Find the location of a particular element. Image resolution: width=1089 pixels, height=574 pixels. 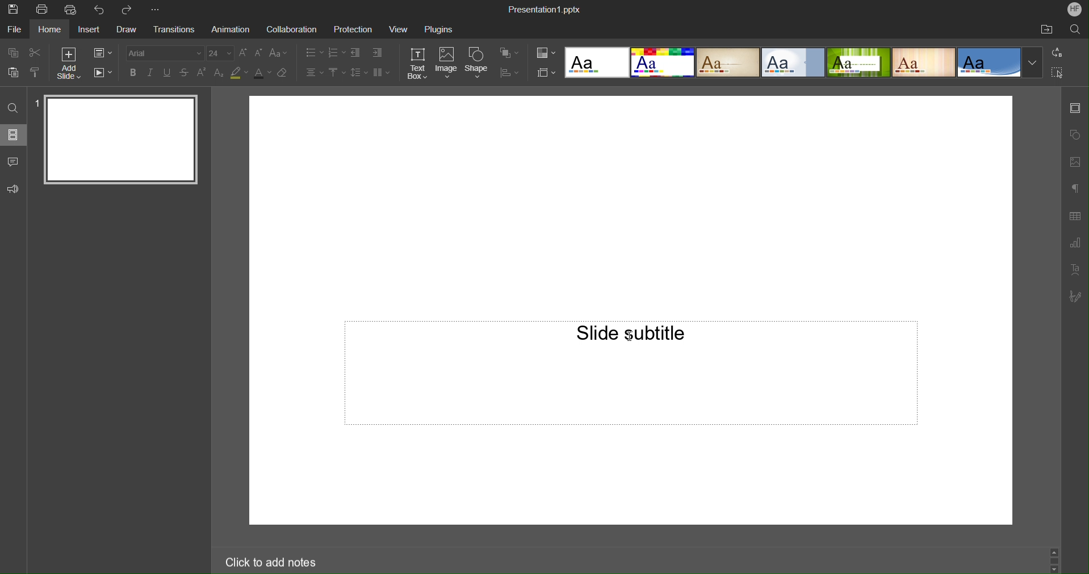

Table Settings is located at coordinates (1075, 216).